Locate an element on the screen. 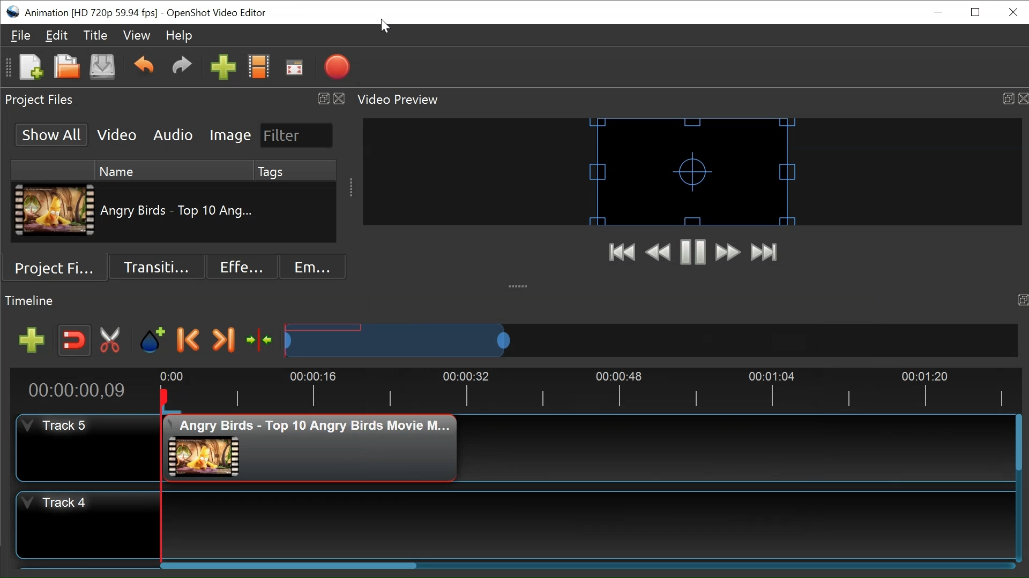 This screenshot has height=578, width=1029. Zoom Slider is located at coordinates (651, 340).